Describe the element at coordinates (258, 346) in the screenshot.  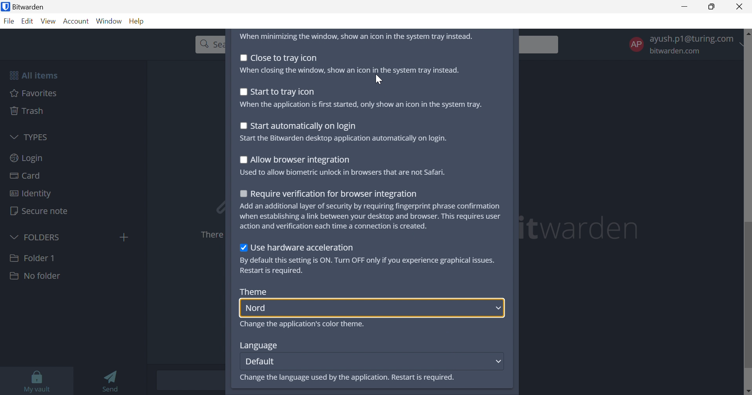
I see `Language` at that location.